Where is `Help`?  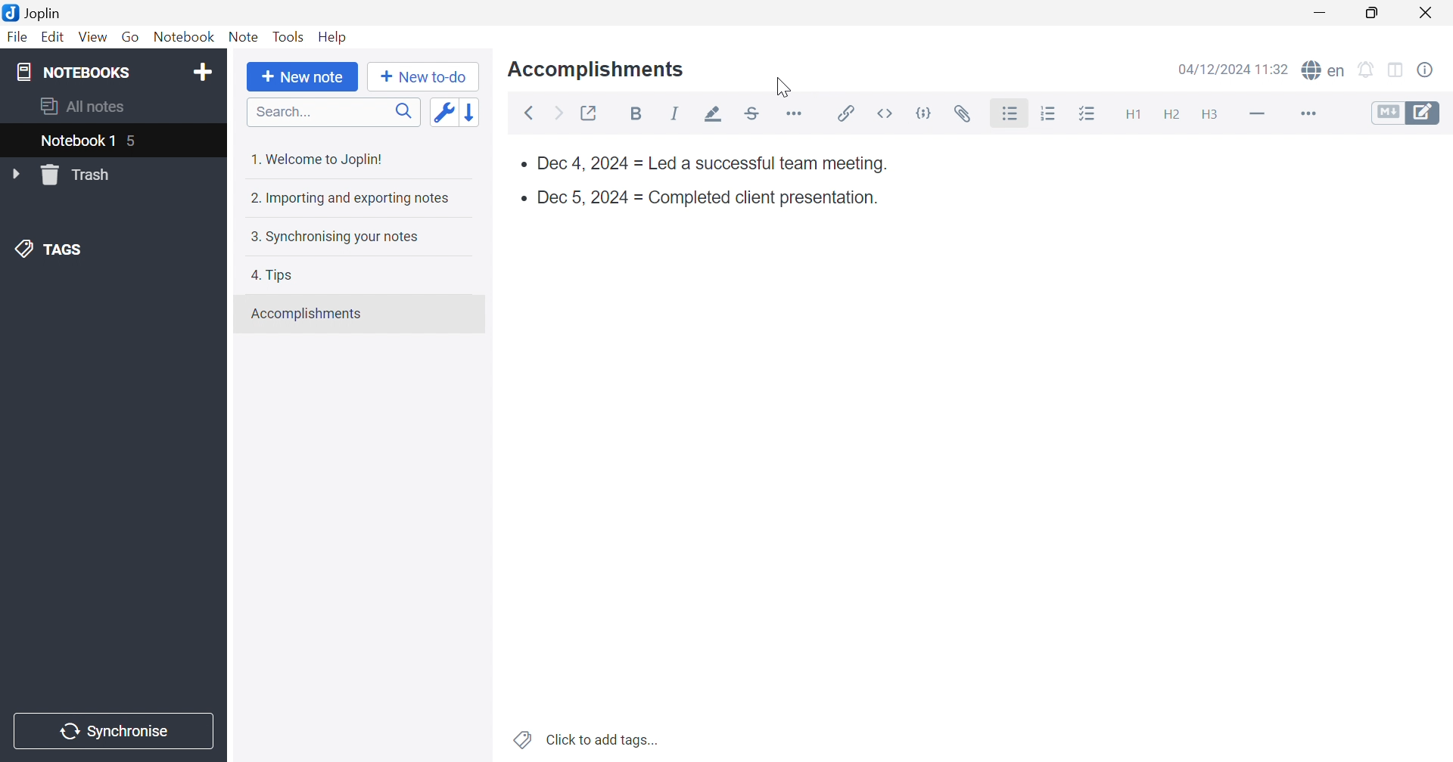 Help is located at coordinates (334, 35).